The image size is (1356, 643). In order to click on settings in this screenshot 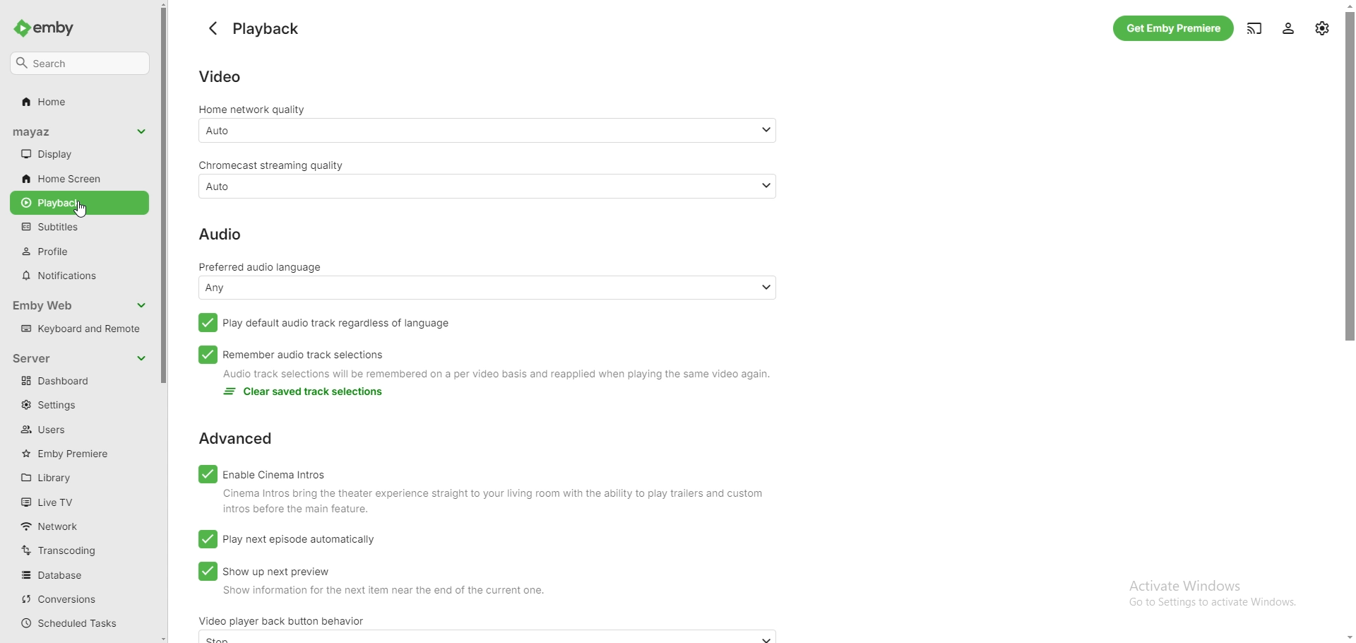, I will do `click(1321, 28)`.